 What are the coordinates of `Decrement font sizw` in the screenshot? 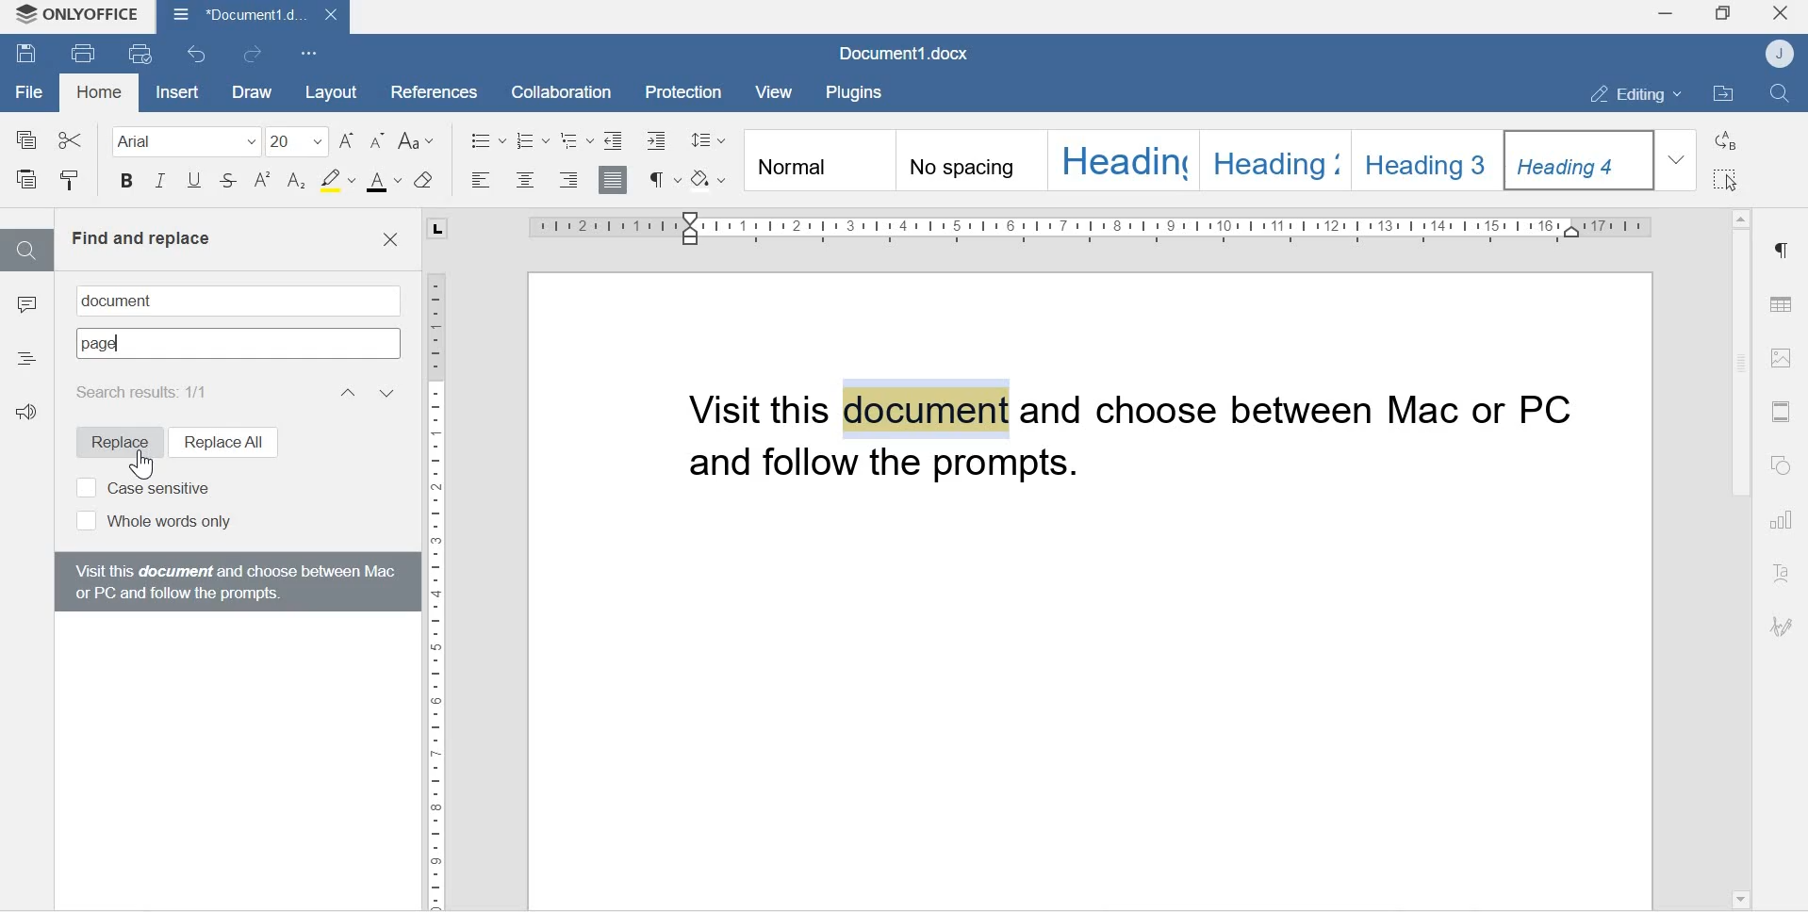 It's located at (378, 141).